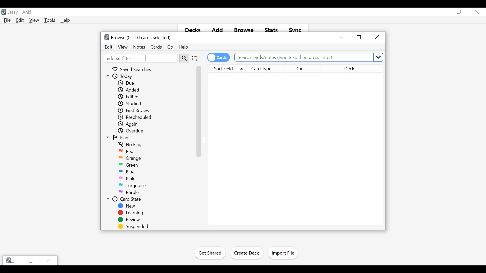 The width and height of the screenshot is (486, 273). What do you see at coordinates (156, 47) in the screenshot?
I see `Cards` at bounding box center [156, 47].